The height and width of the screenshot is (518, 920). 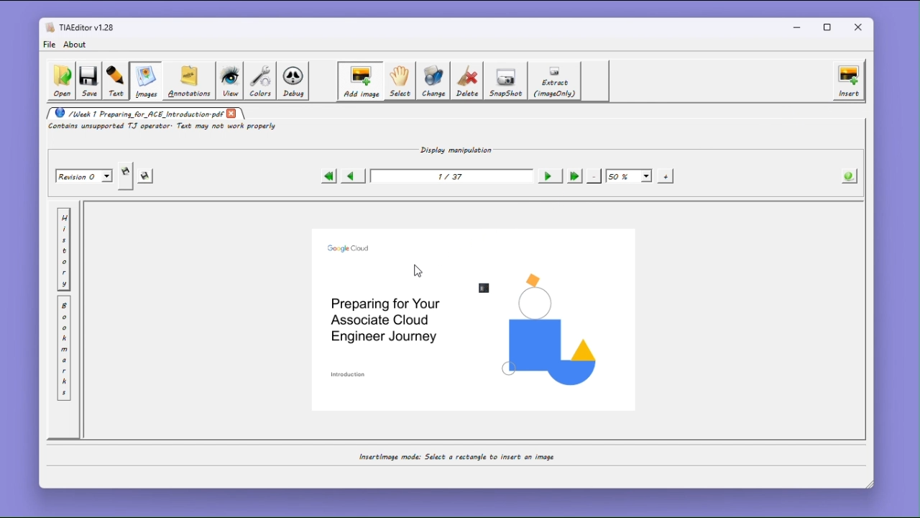 What do you see at coordinates (349, 247) in the screenshot?
I see `google cloud` at bounding box center [349, 247].